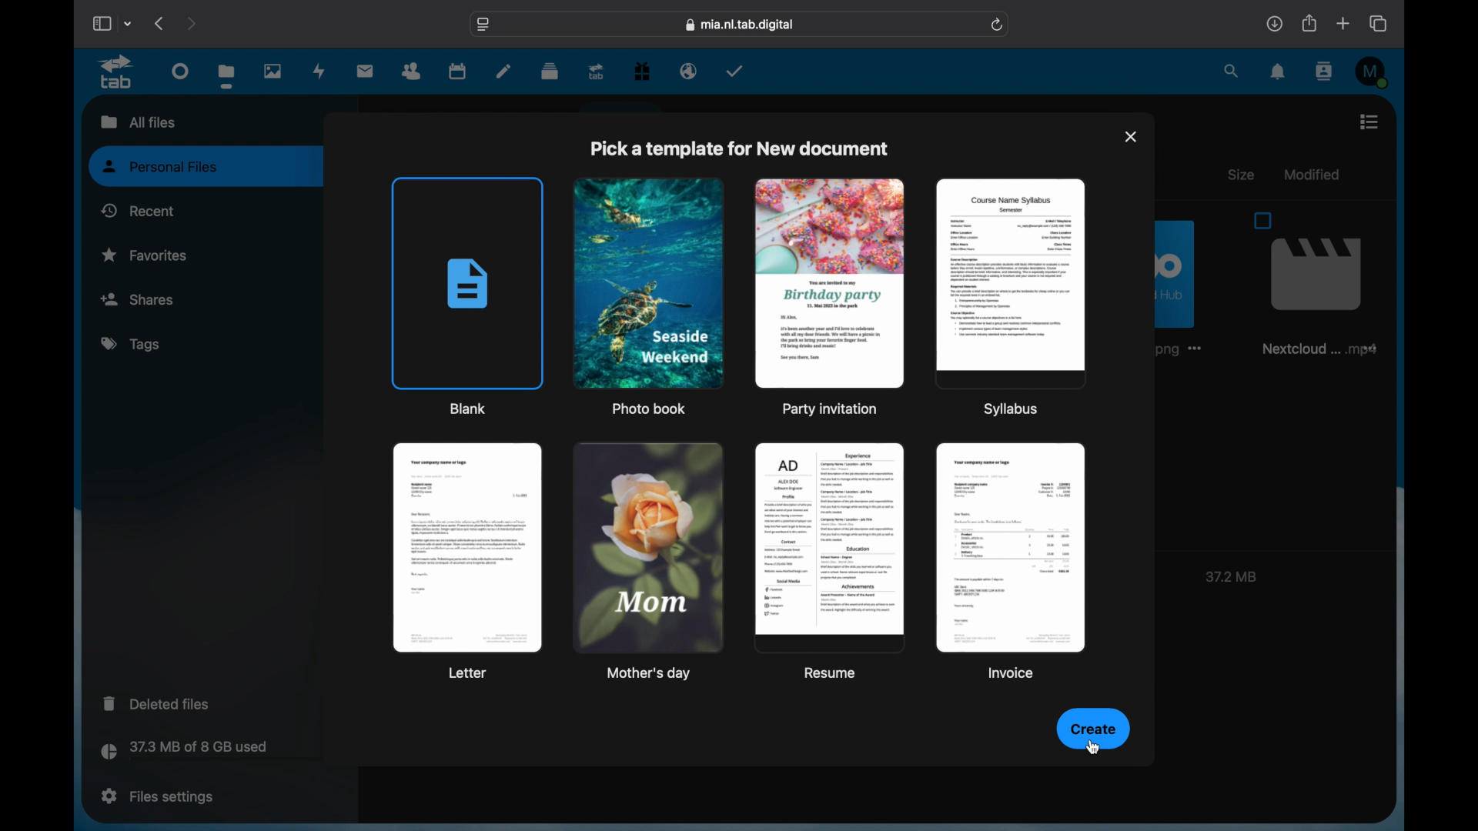  Describe the element at coordinates (1274, 23) in the screenshot. I see `downloads` at that location.